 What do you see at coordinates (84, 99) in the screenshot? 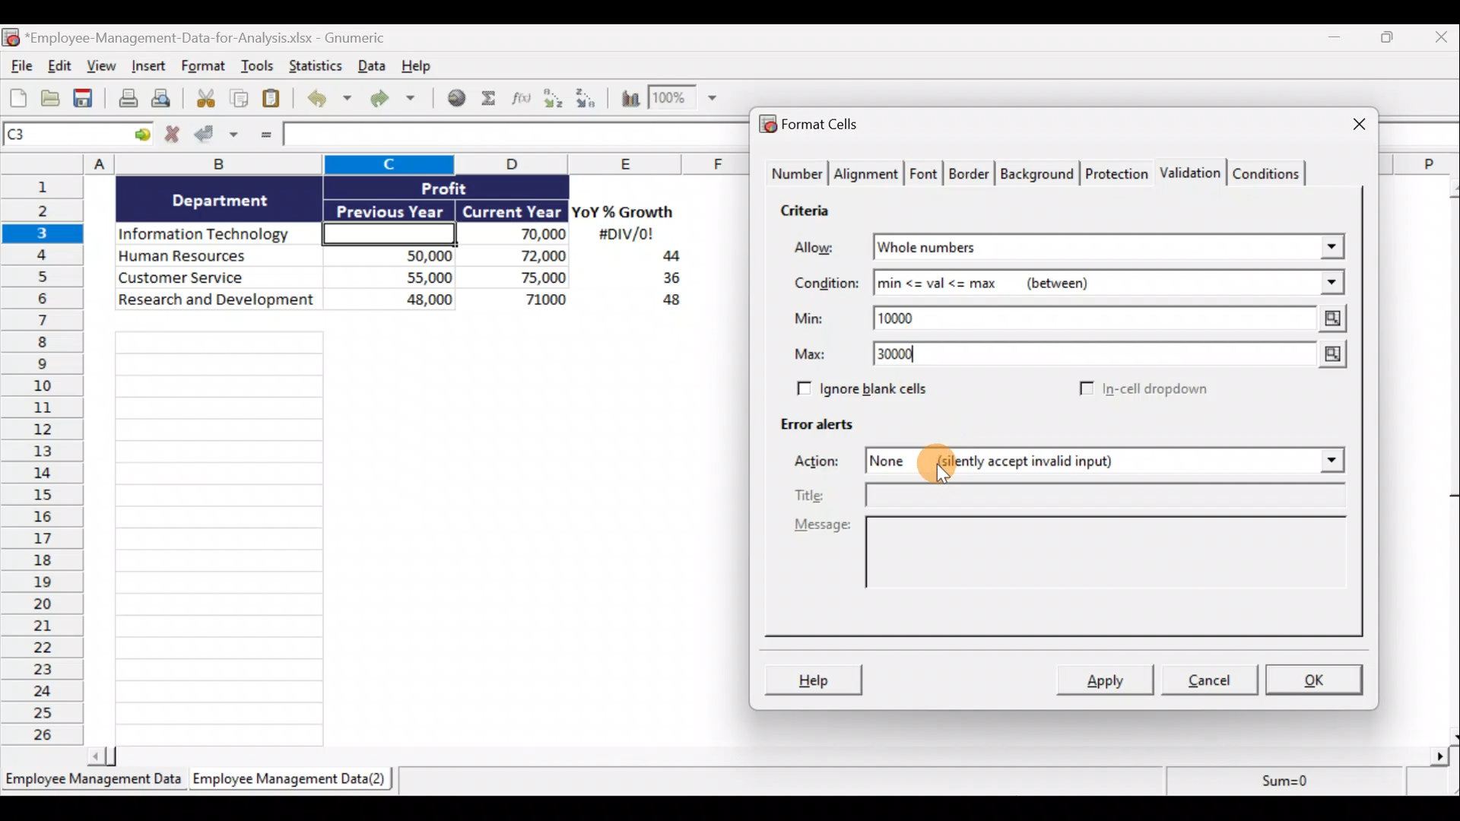
I see `Save current workbook` at bounding box center [84, 99].